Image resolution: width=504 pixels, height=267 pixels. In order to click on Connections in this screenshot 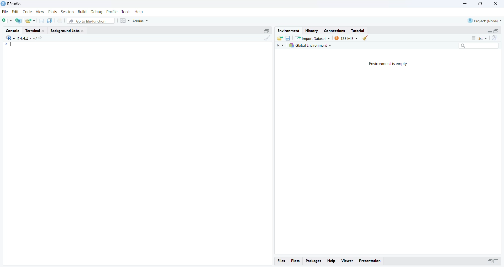, I will do `click(334, 30)`.